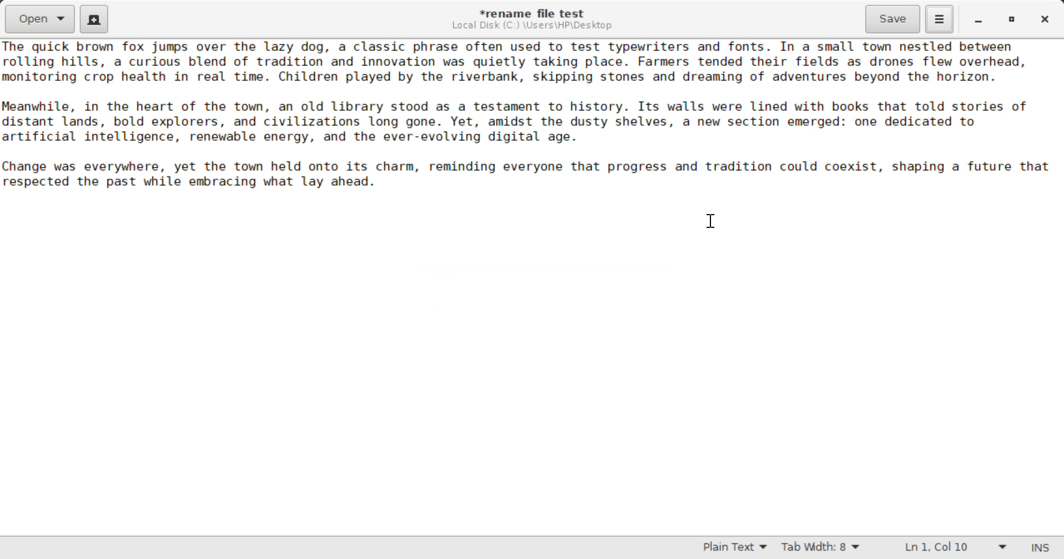 Image resolution: width=1064 pixels, height=559 pixels. What do you see at coordinates (1013, 19) in the screenshot?
I see `Minimize` at bounding box center [1013, 19].